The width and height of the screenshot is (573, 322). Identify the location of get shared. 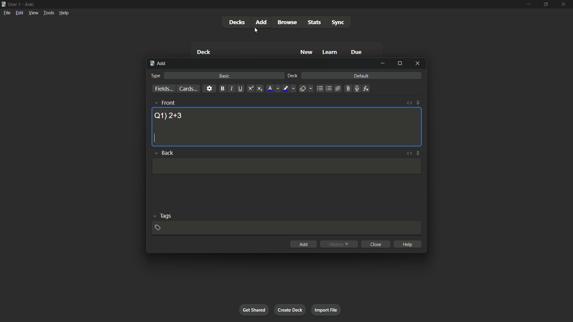
(254, 309).